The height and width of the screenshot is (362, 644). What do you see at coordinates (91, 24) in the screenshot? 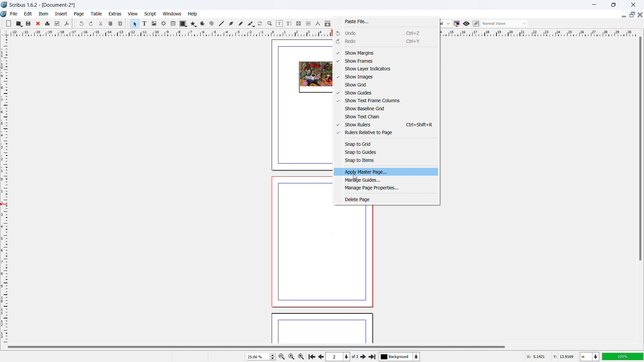
I see `redo` at bounding box center [91, 24].